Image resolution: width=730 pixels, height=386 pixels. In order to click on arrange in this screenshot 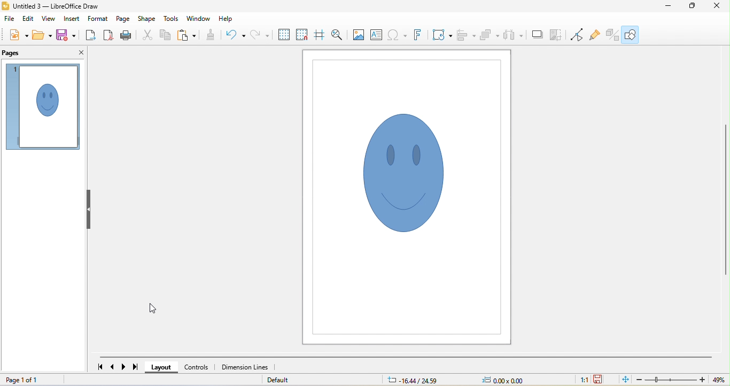, I will do `click(488, 35)`.